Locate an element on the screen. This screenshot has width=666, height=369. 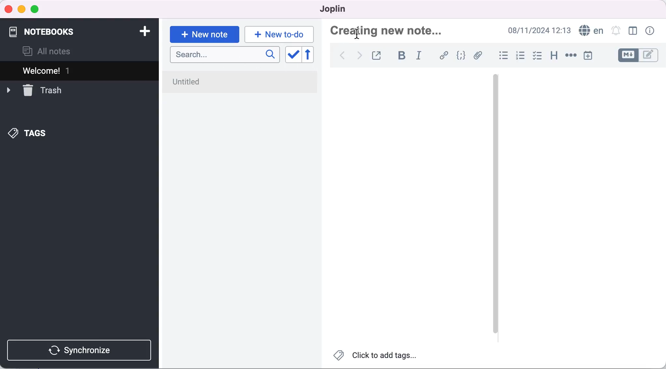
bold is located at coordinates (404, 56).